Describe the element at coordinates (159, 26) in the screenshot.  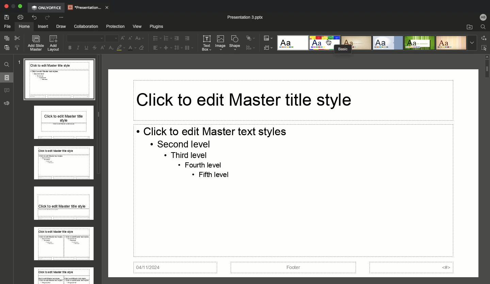
I see `Plugins` at that location.